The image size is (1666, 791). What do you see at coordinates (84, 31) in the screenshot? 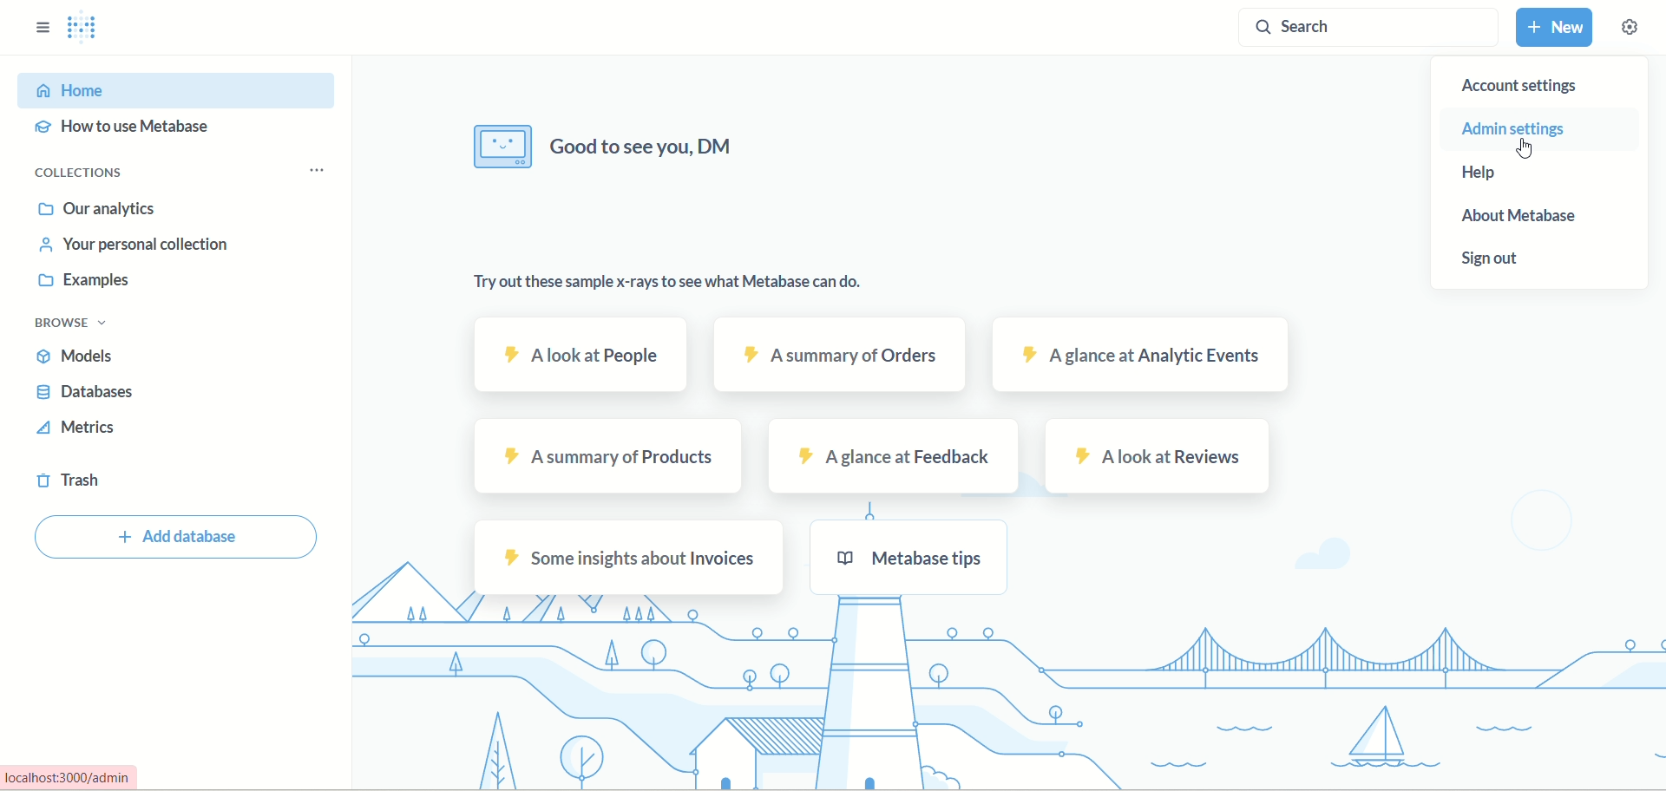
I see `logo` at bounding box center [84, 31].